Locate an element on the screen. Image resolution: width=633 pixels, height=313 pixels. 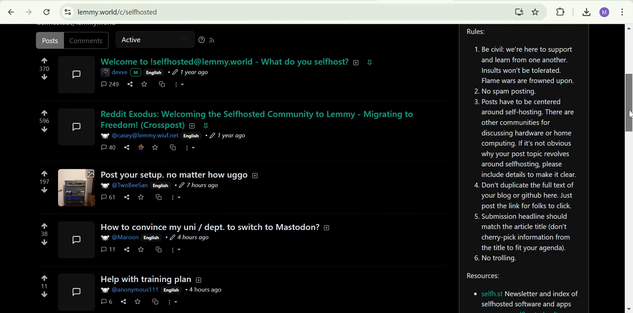
sctive is located at coordinates (133, 41).